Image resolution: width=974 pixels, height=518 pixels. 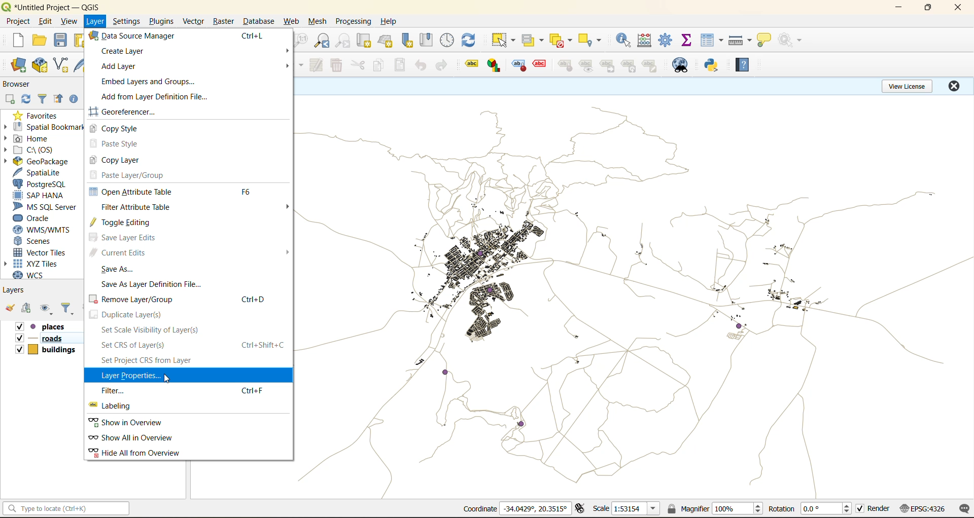 I want to click on copy, so click(x=381, y=65).